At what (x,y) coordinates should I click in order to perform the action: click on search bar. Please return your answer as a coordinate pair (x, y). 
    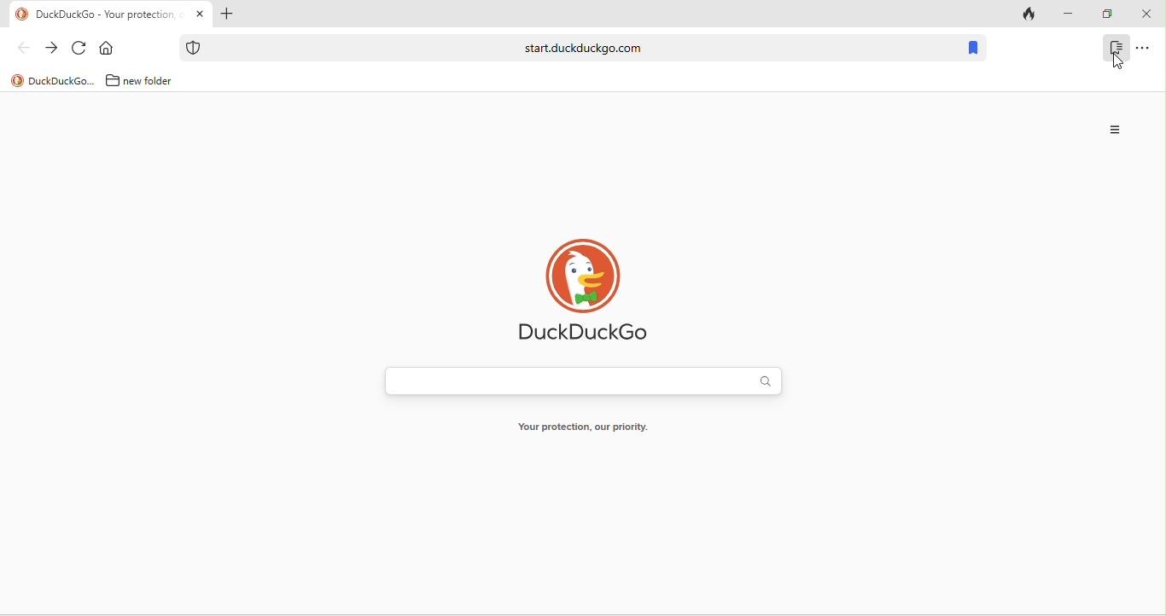
    Looking at the image, I should click on (583, 383).